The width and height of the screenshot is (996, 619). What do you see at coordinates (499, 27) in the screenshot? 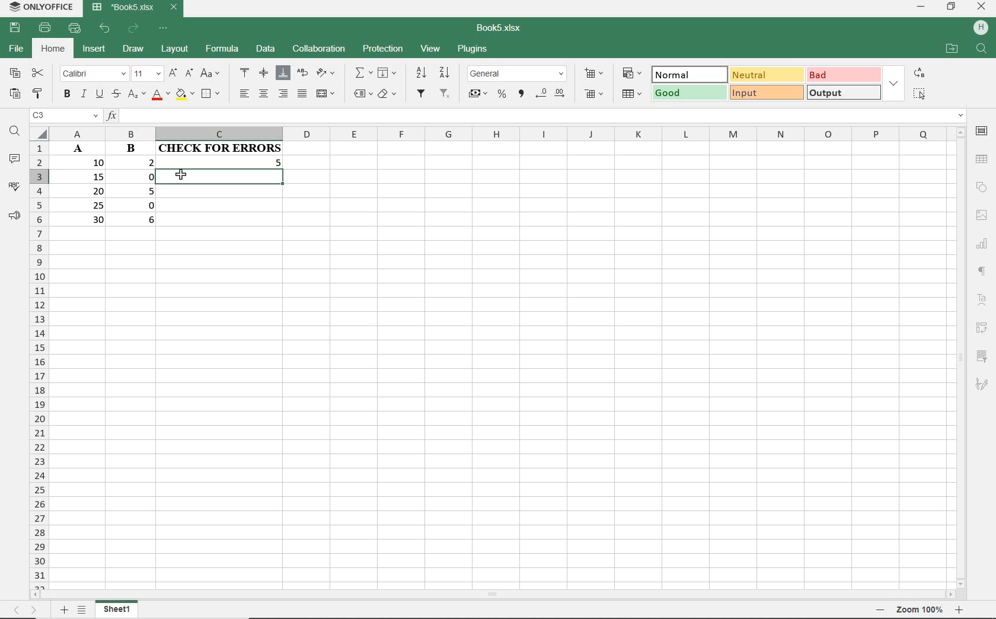
I see `DOCUMENT NAME` at bounding box center [499, 27].